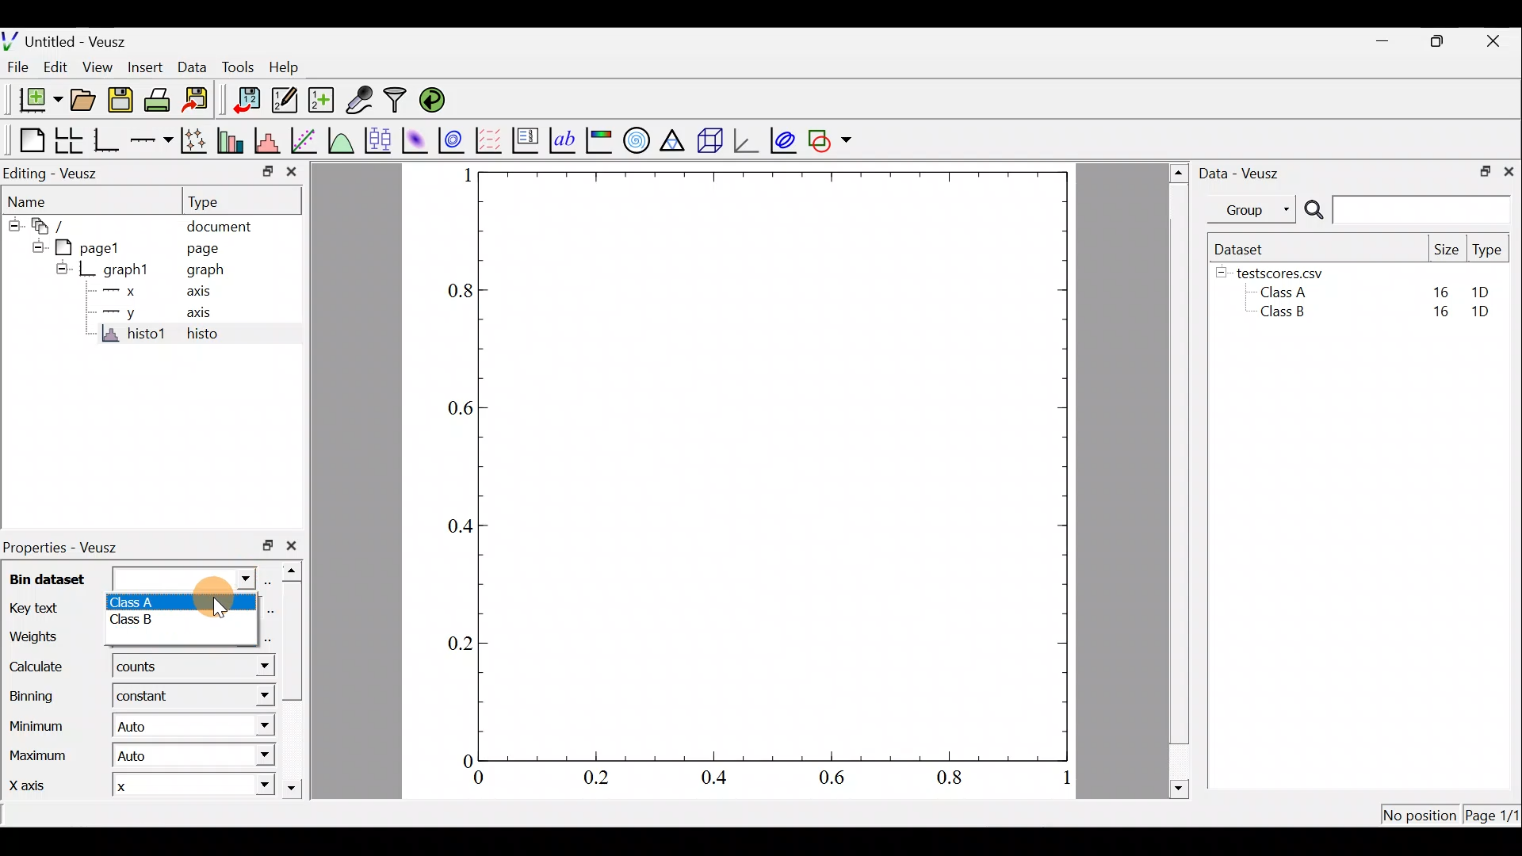  I want to click on y, so click(117, 311).